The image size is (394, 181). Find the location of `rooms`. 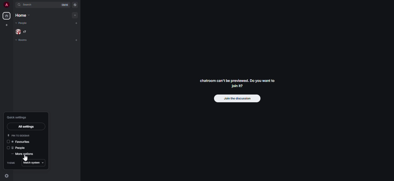

rooms is located at coordinates (23, 41).